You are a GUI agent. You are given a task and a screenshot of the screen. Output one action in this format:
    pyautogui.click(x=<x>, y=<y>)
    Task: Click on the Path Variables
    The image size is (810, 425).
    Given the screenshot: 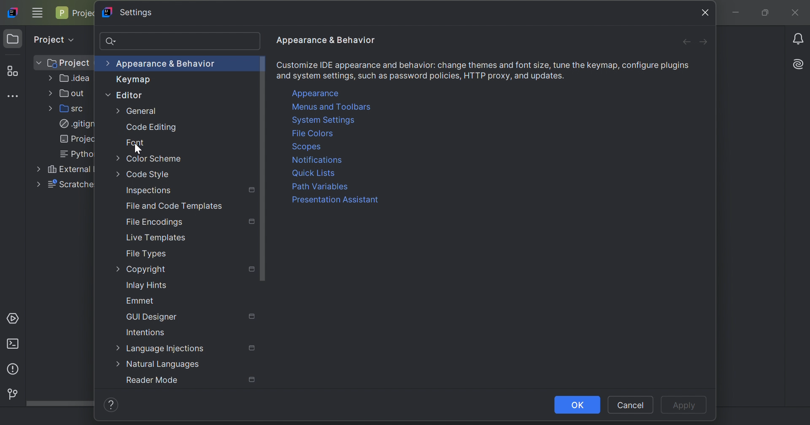 What is the action you would take?
    pyautogui.click(x=330, y=187)
    